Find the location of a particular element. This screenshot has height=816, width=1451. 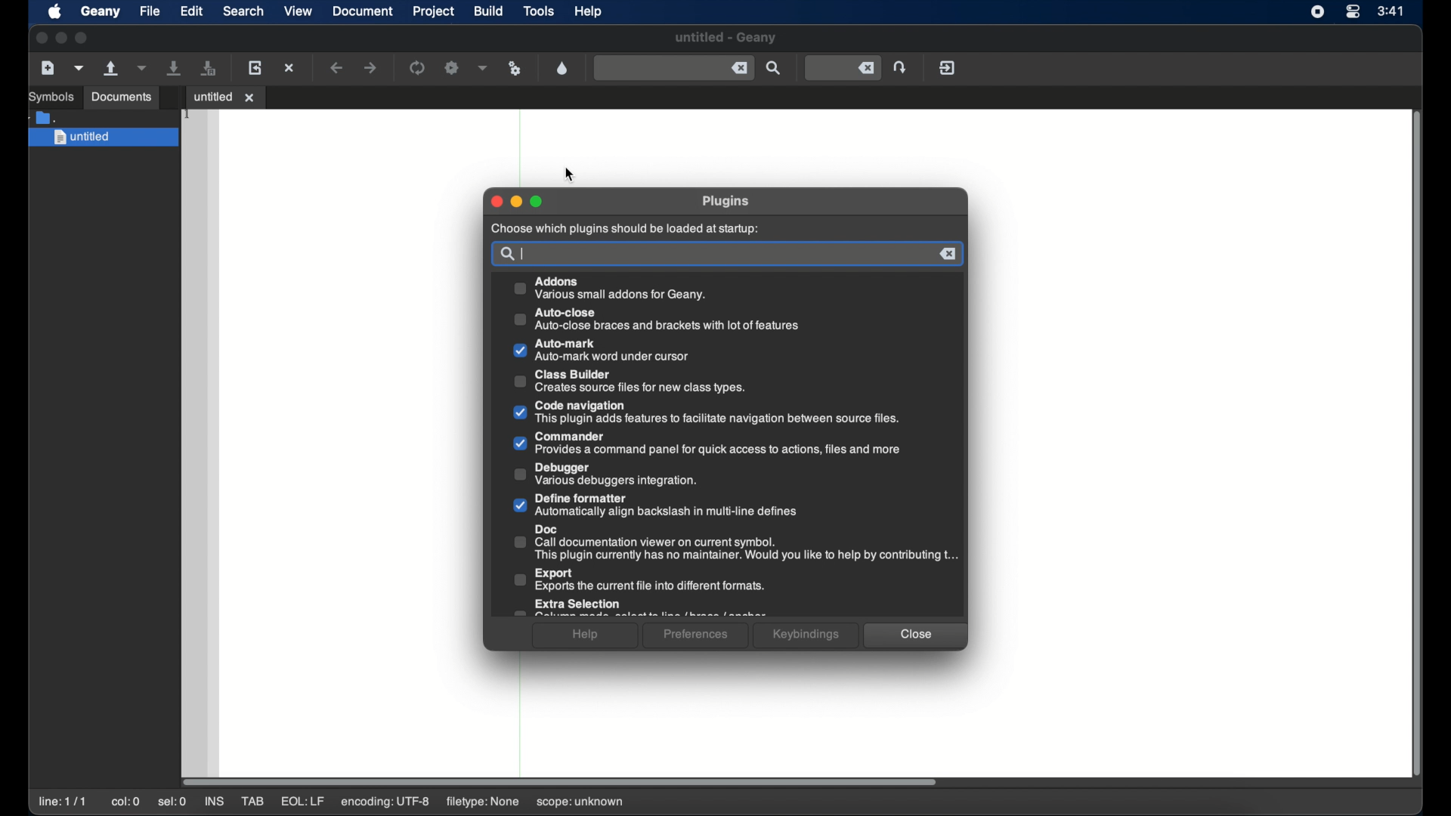

navigate back a location is located at coordinates (338, 68).